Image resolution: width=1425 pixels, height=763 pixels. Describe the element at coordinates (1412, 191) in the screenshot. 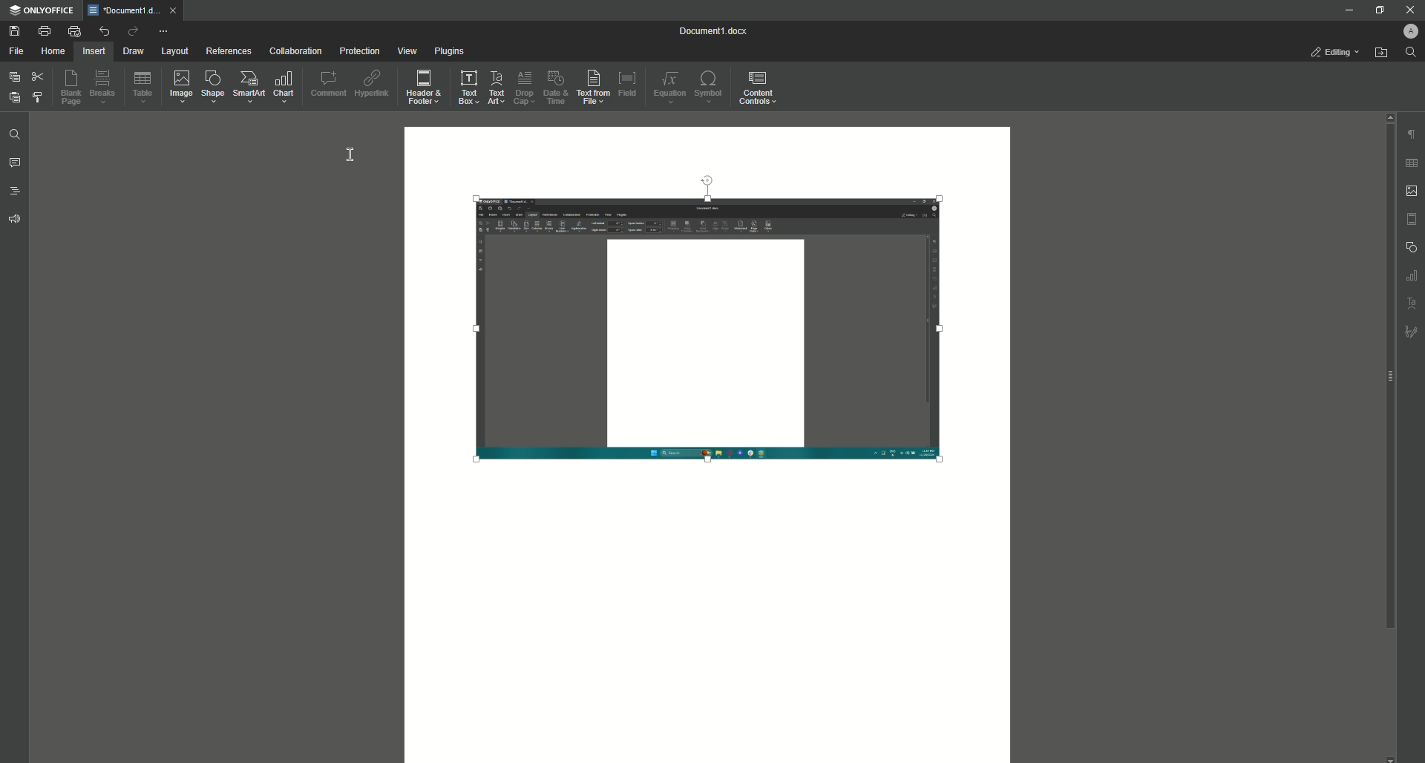

I see `Image Settings` at that location.